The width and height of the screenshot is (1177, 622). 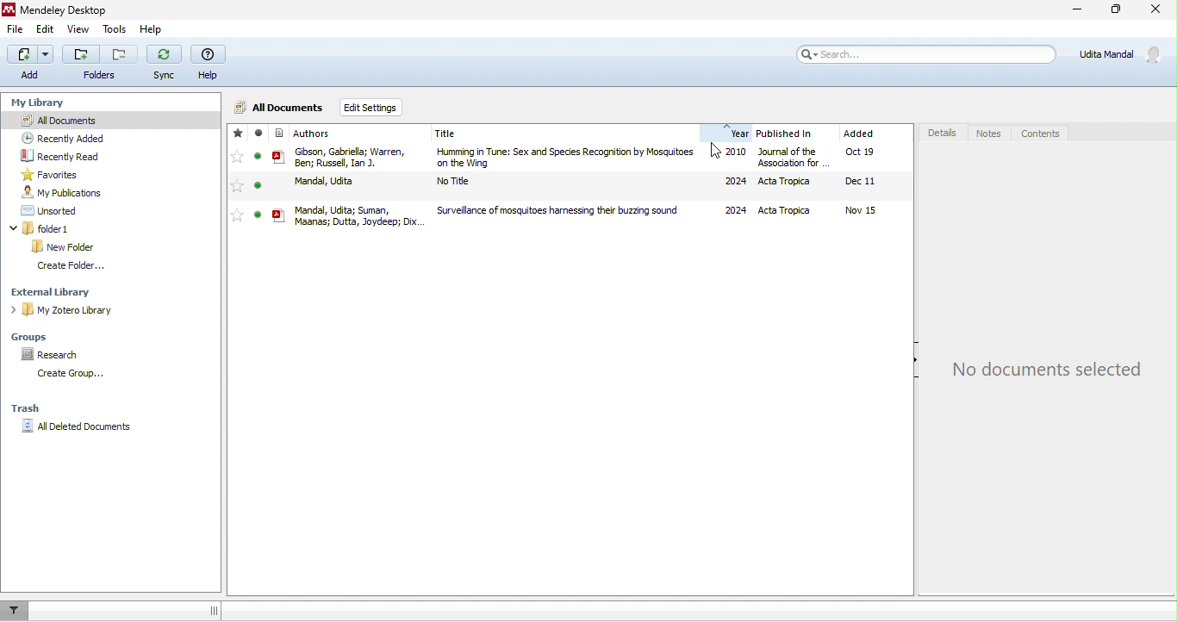 What do you see at coordinates (279, 109) in the screenshot?
I see `all documents` at bounding box center [279, 109].